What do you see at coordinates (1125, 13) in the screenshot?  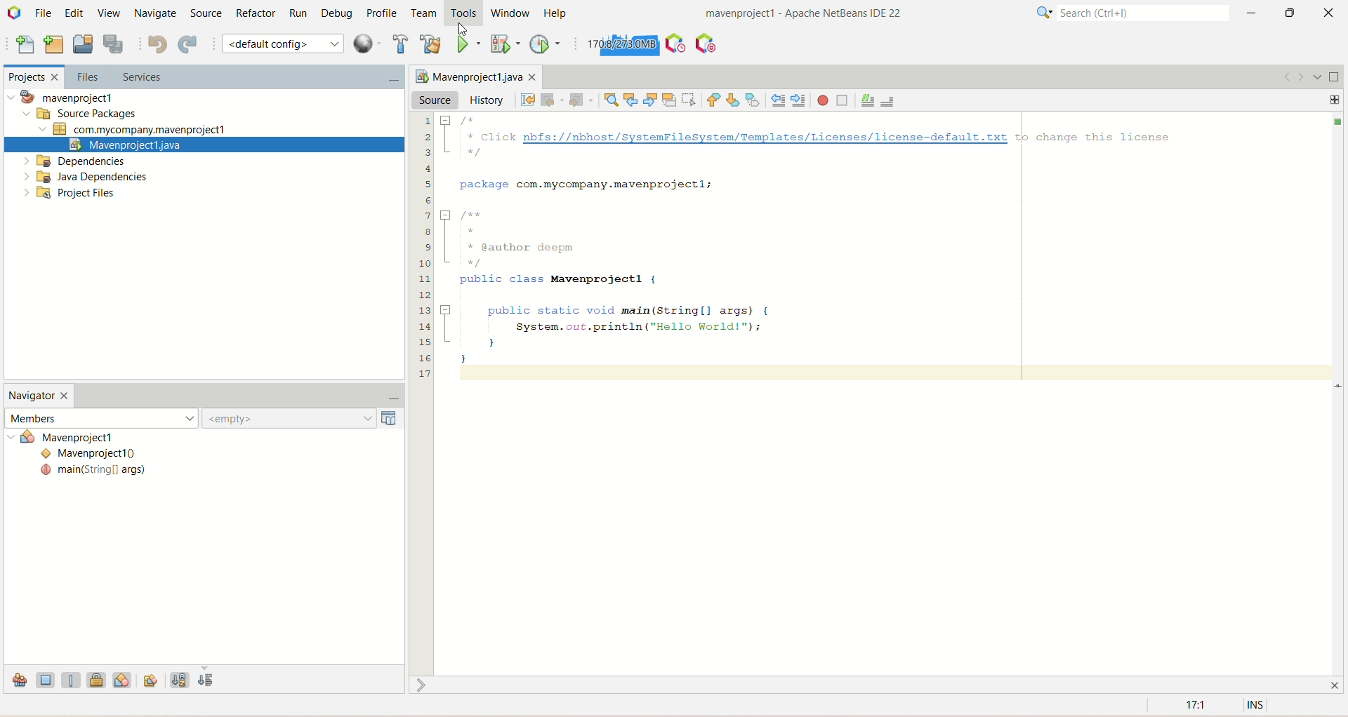 I see `search (ctrl+E)` at bounding box center [1125, 13].